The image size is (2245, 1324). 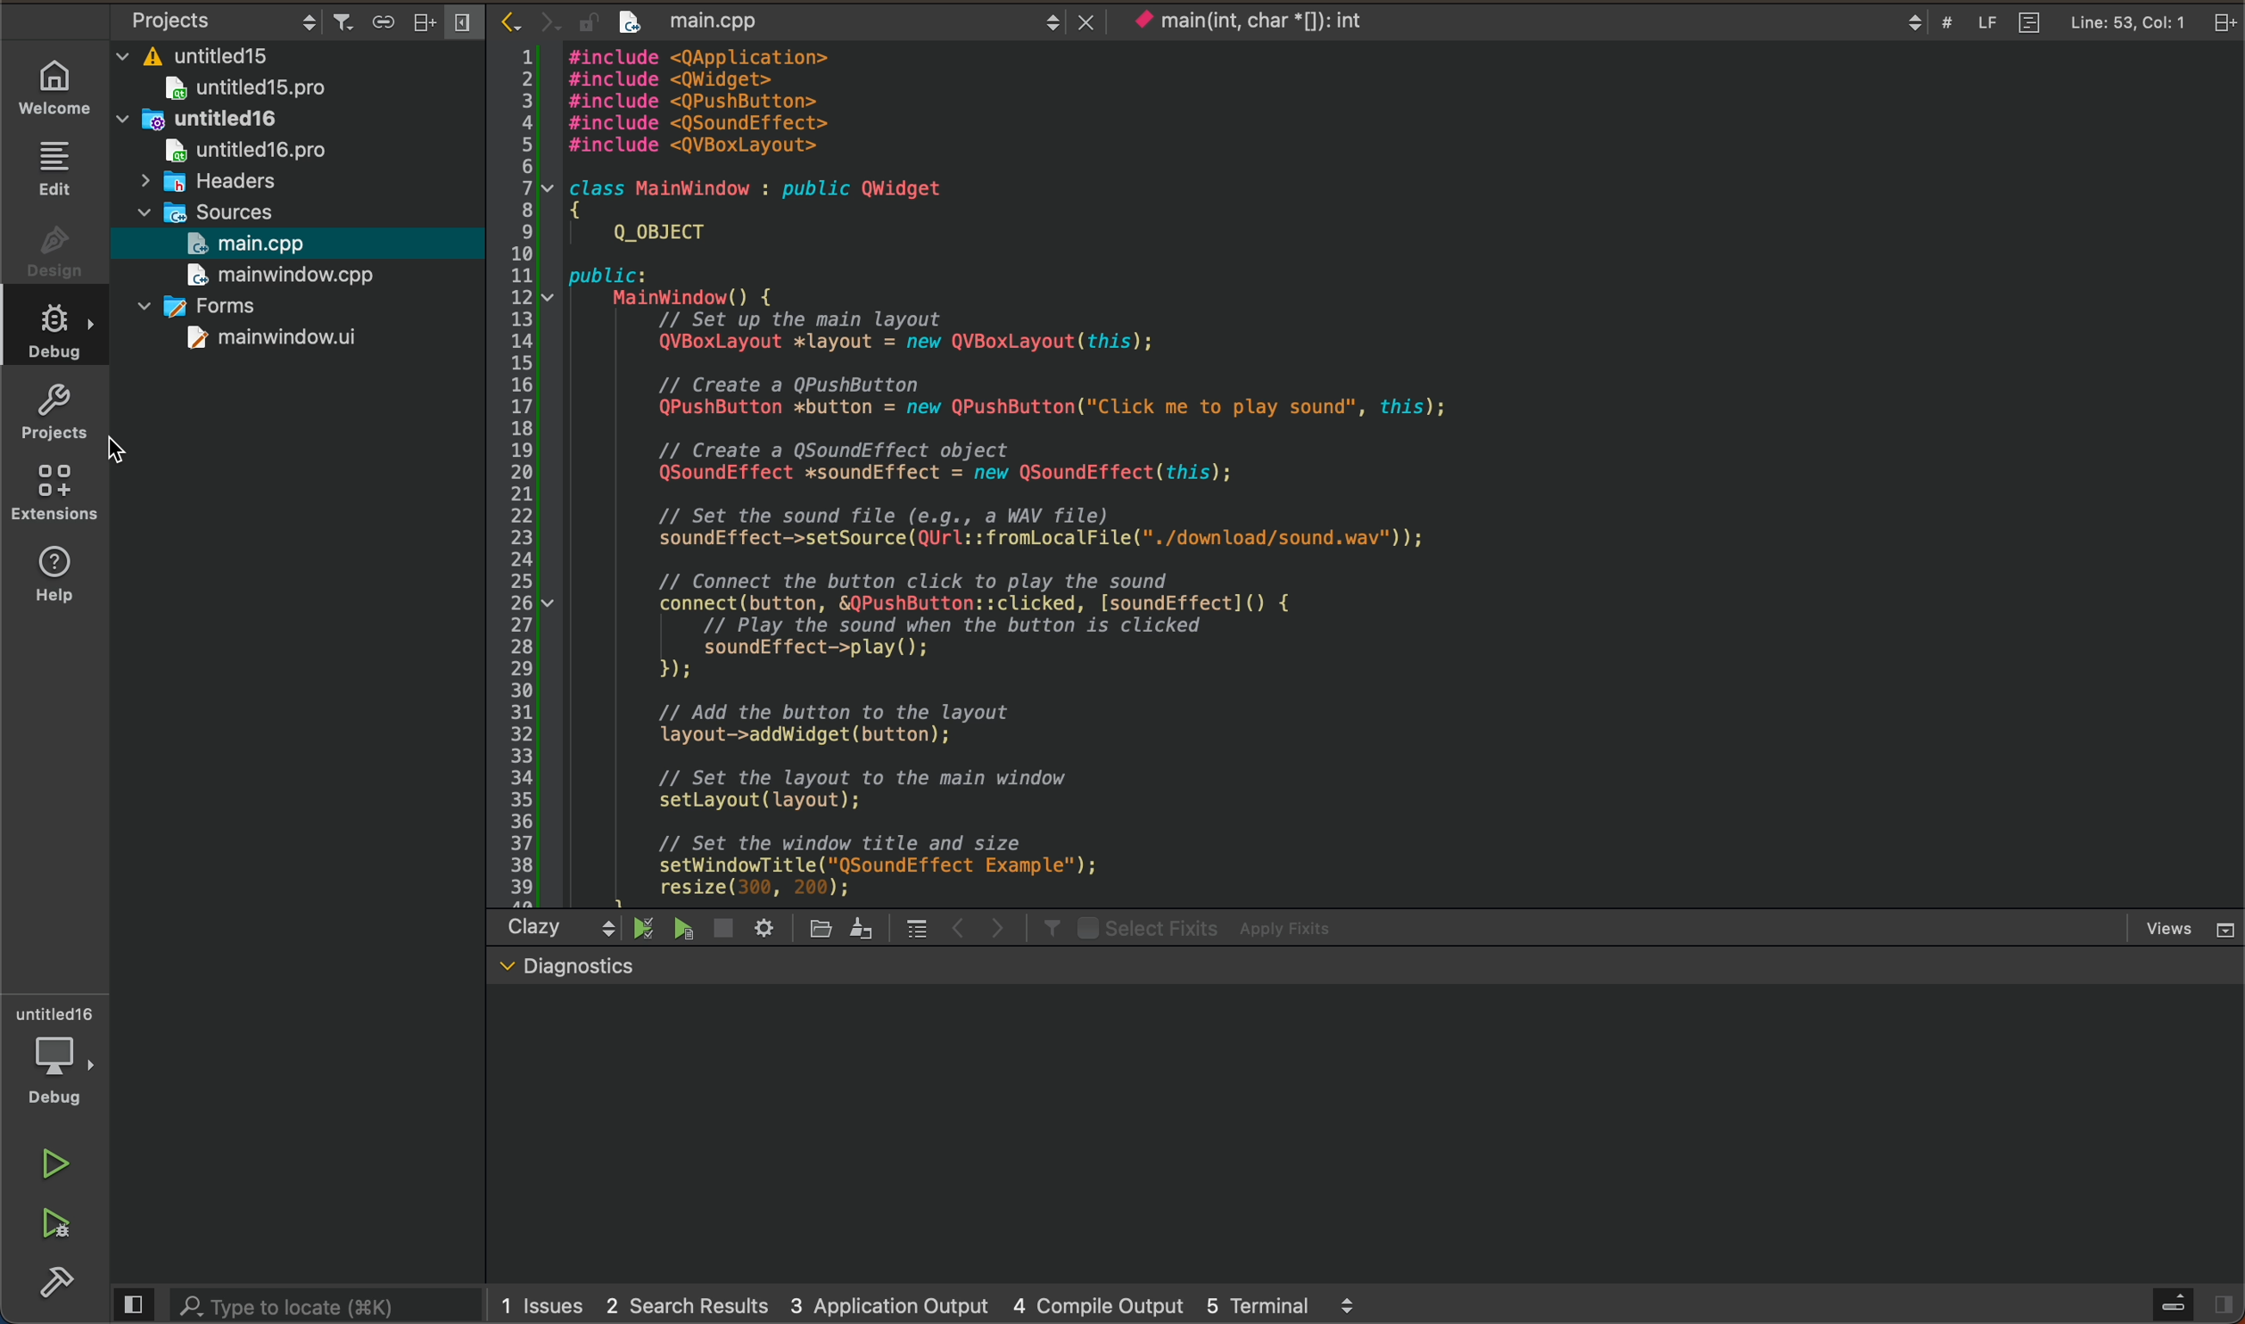 What do you see at coordinates (856, 930) in the screenshot?
I see `clear` at bounding box center [856, 930].